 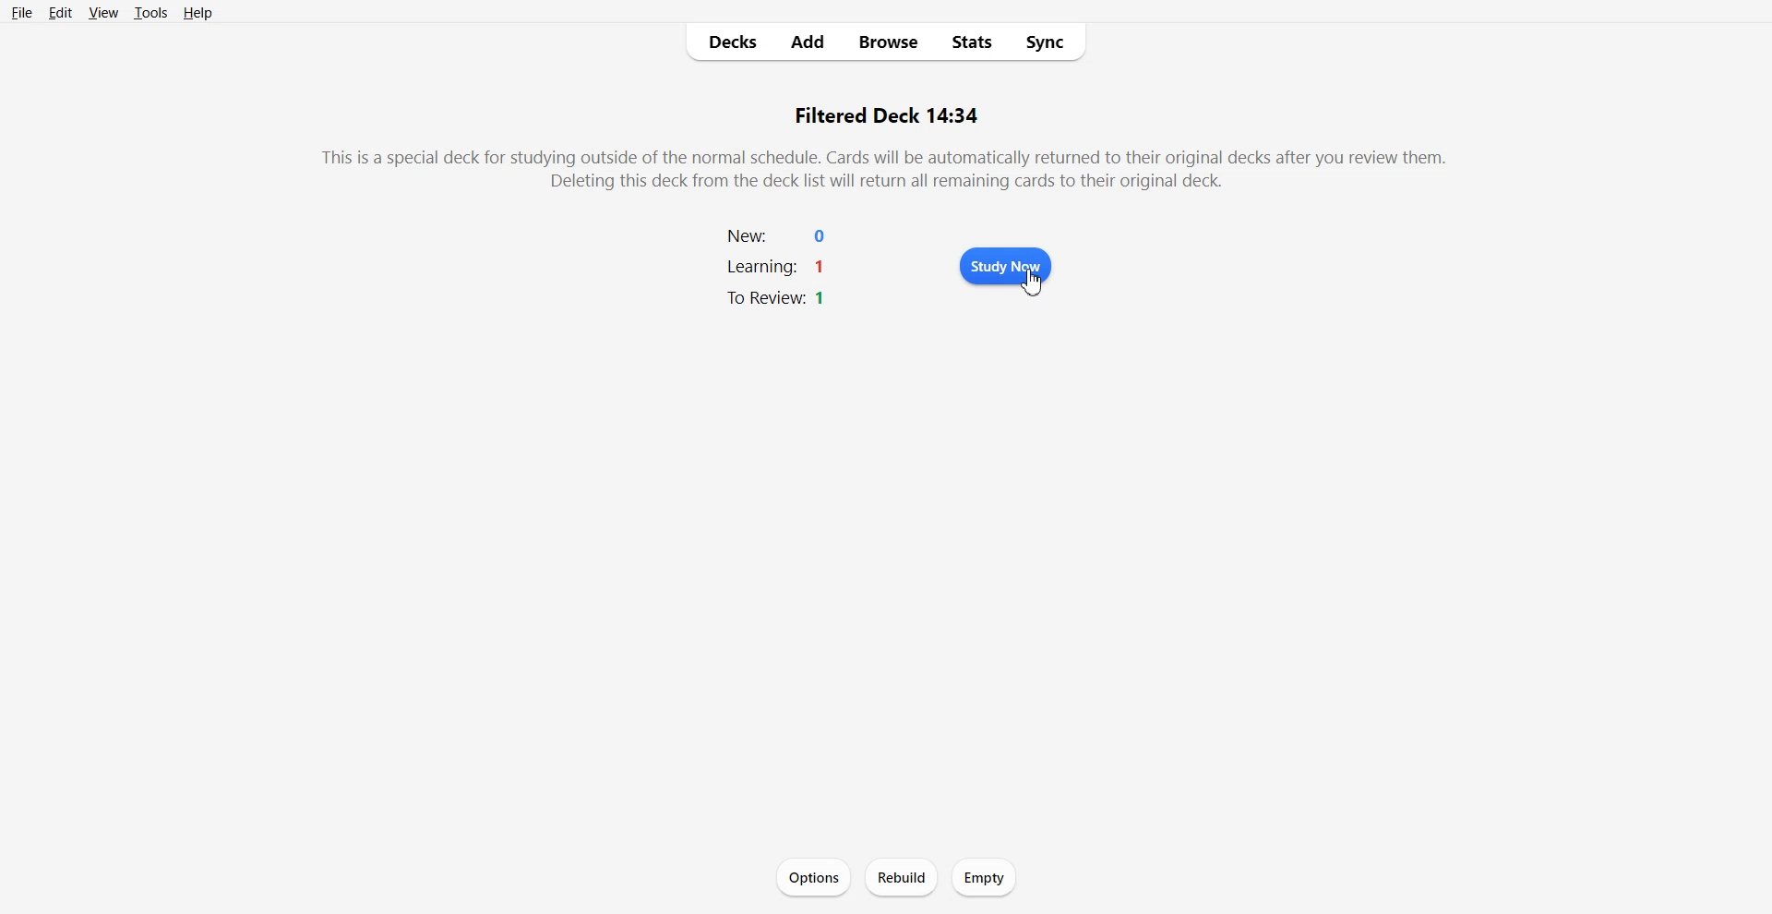 I want to click on File, so click(x=22, y=13).